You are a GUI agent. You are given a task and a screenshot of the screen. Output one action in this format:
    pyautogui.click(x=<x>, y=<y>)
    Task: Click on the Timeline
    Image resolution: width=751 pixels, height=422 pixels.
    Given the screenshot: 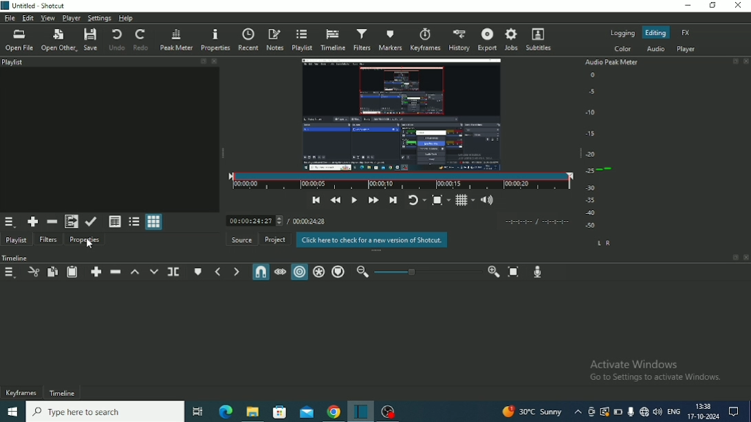 What is the action you would take?
    pyautogui.click(x=16, y=258)
    